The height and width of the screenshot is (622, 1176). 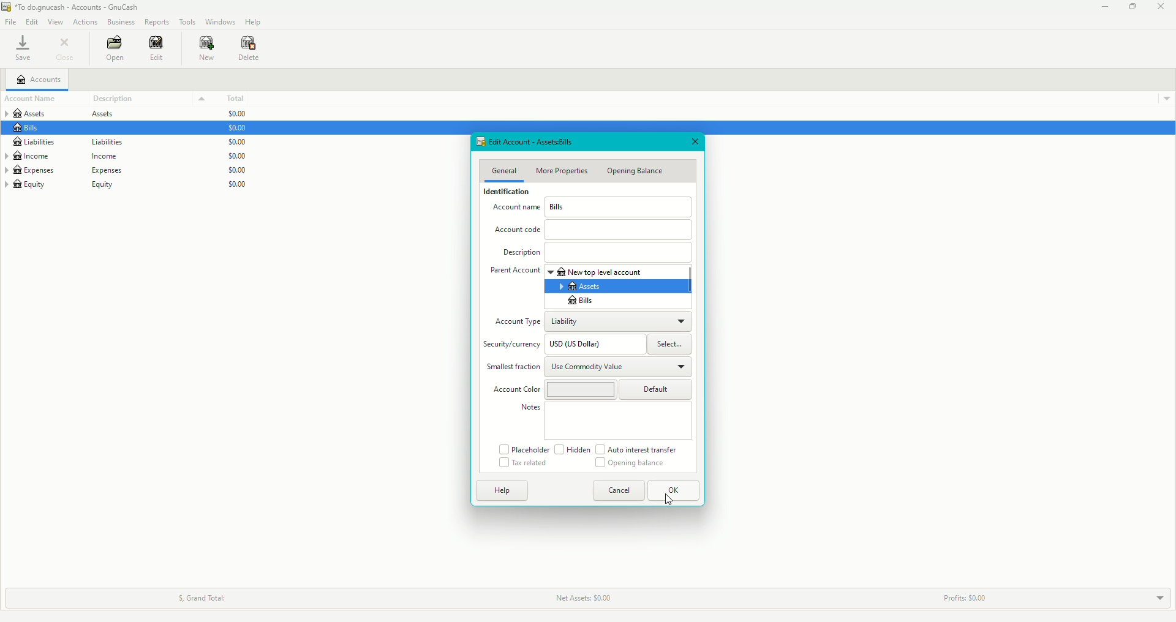 What do you see at coordinates (508, 193) in the screenshot?
I see `Identification` at bounding box center [508, 193].